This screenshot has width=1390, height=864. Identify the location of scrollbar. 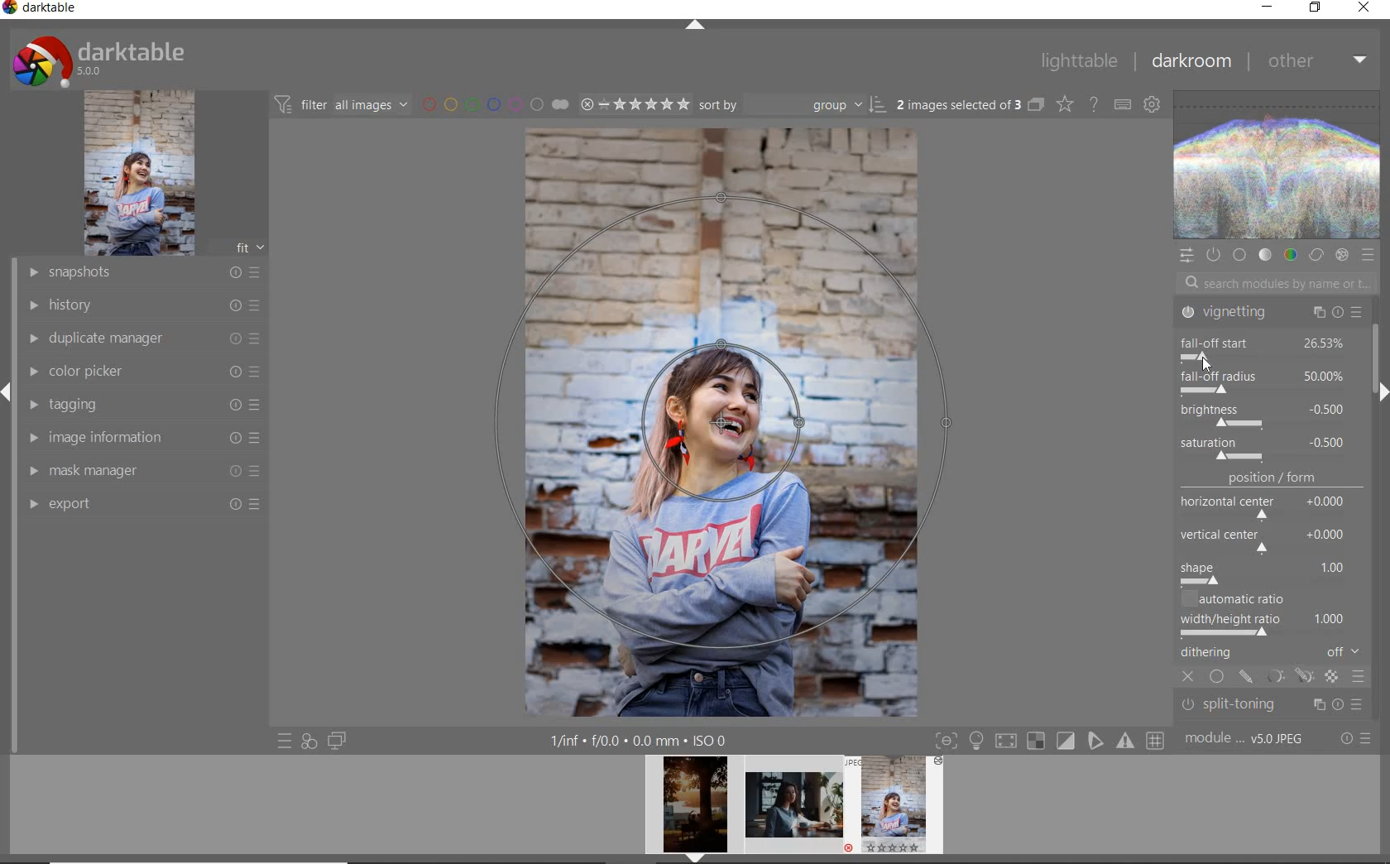
(1381, 351).